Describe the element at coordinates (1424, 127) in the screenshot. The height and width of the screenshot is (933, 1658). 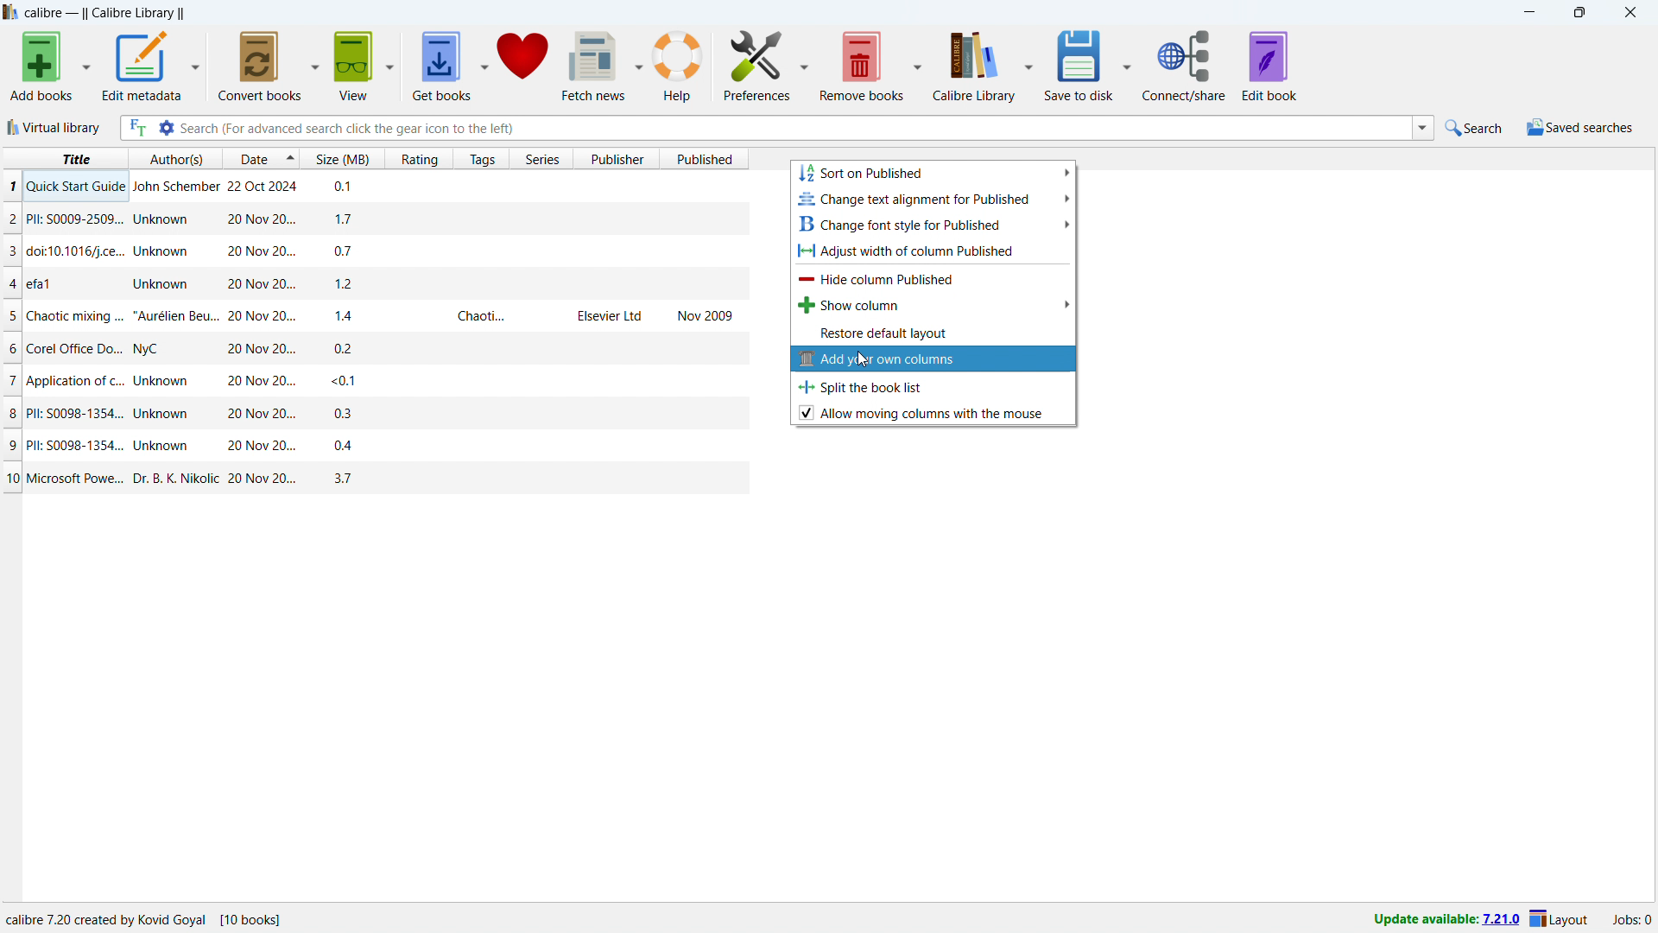
I see `search history` at that location.